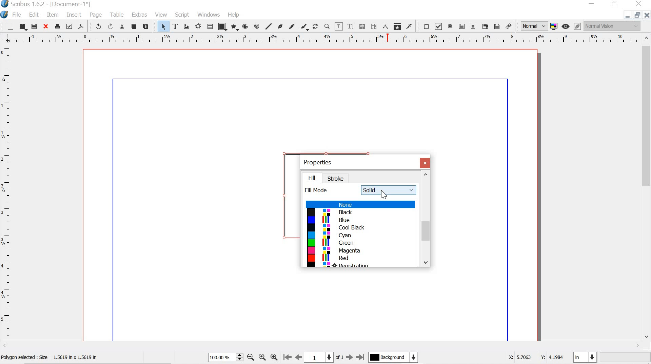 Image resolution: width=651 pixels, height=364 pixels. Describe the element at coordinates (509, 25) in the screenshot. I see `link annotation` at that location.